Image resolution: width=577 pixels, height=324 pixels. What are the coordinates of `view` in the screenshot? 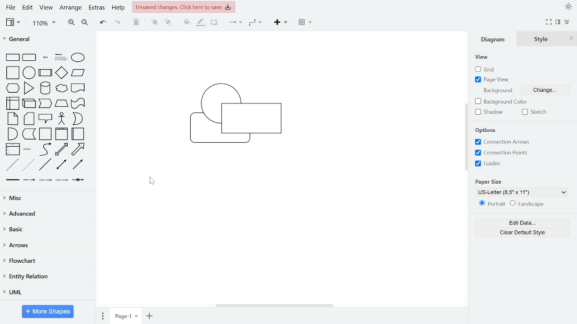 It's located at (46, 8).